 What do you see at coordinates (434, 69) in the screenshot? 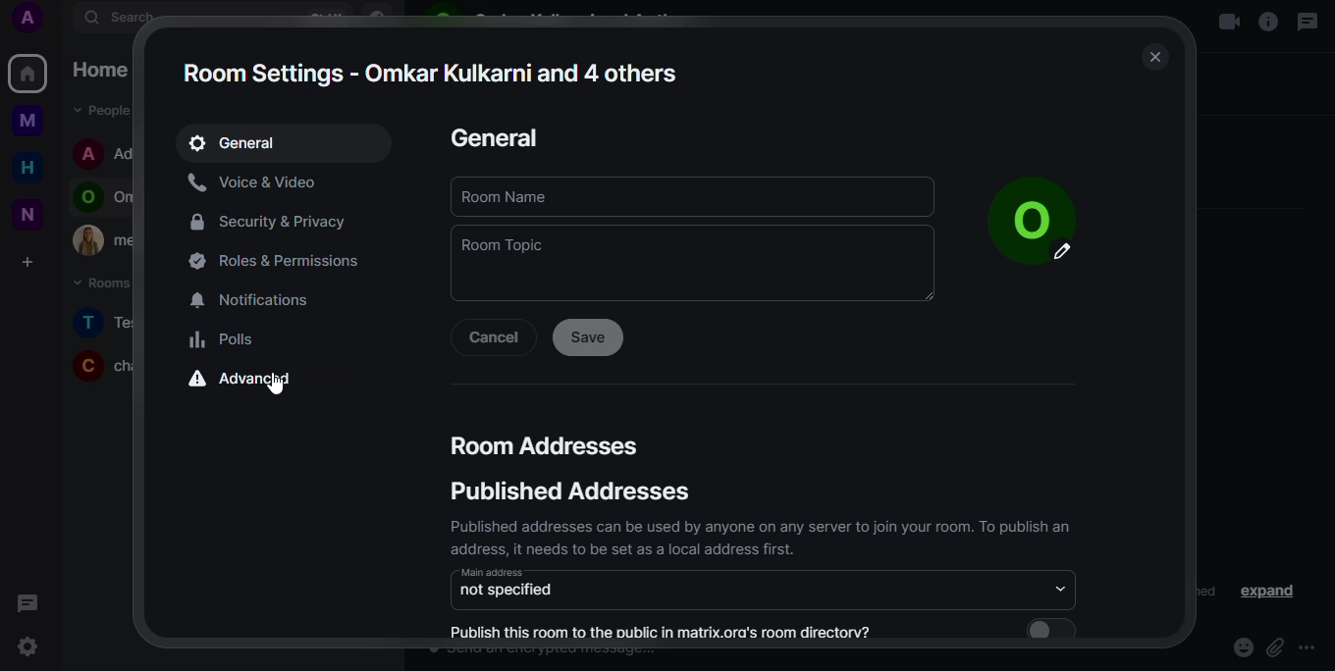
I see `room settings` at bounding box center [434, 69].